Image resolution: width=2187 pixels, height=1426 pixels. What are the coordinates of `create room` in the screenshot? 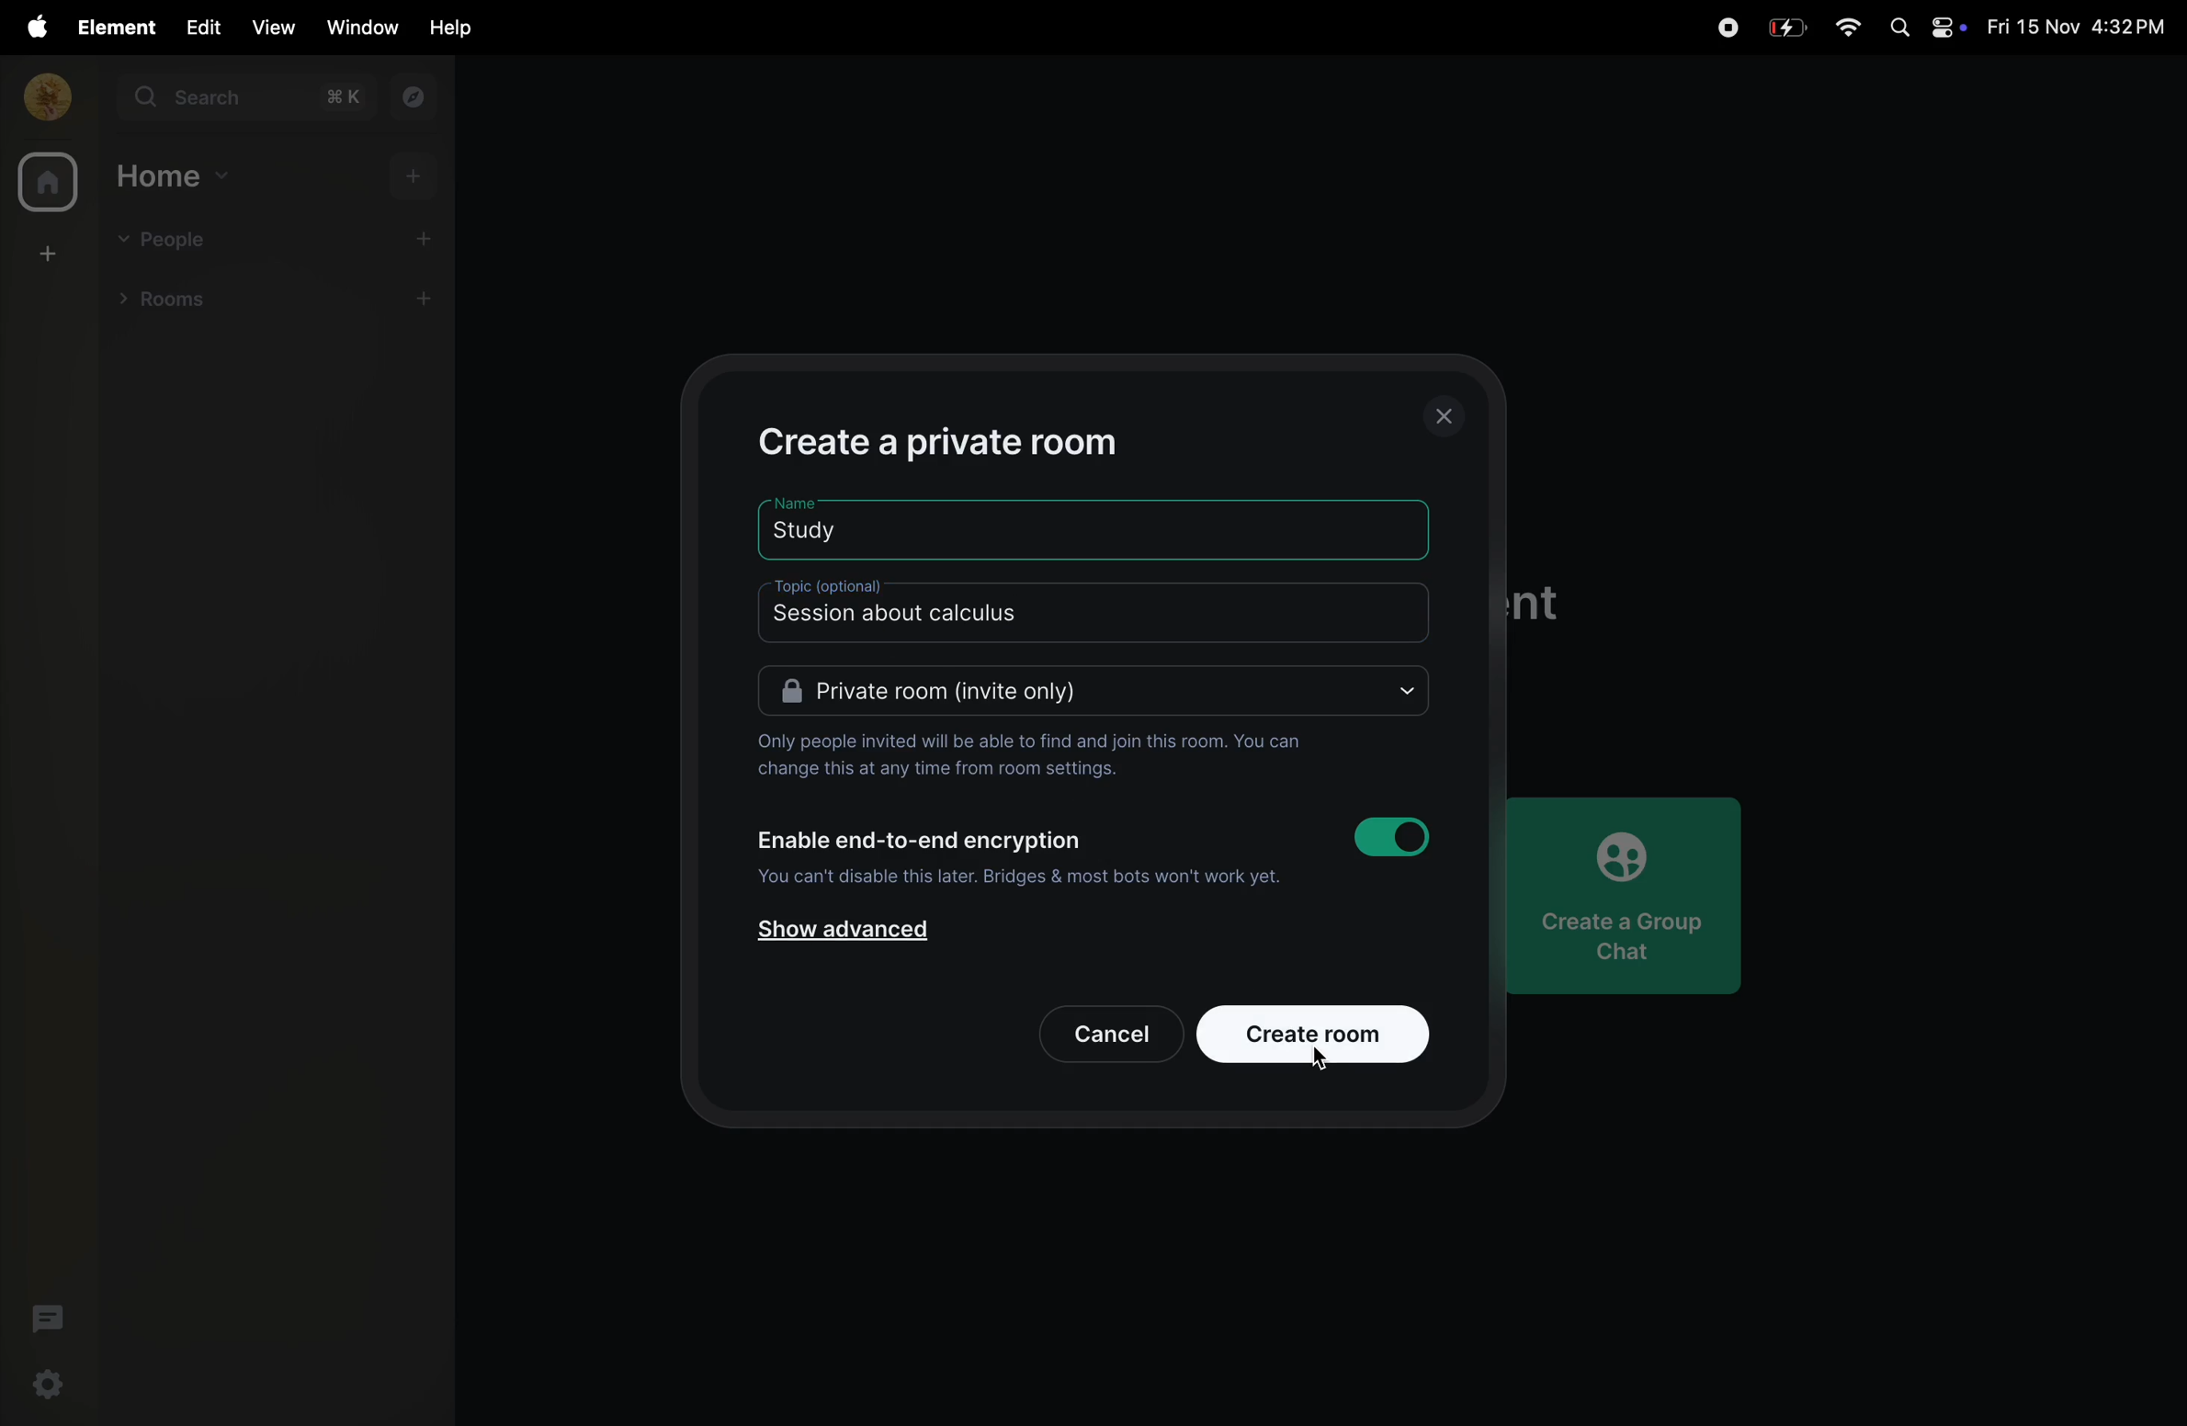 It's located at (1315, 1032).